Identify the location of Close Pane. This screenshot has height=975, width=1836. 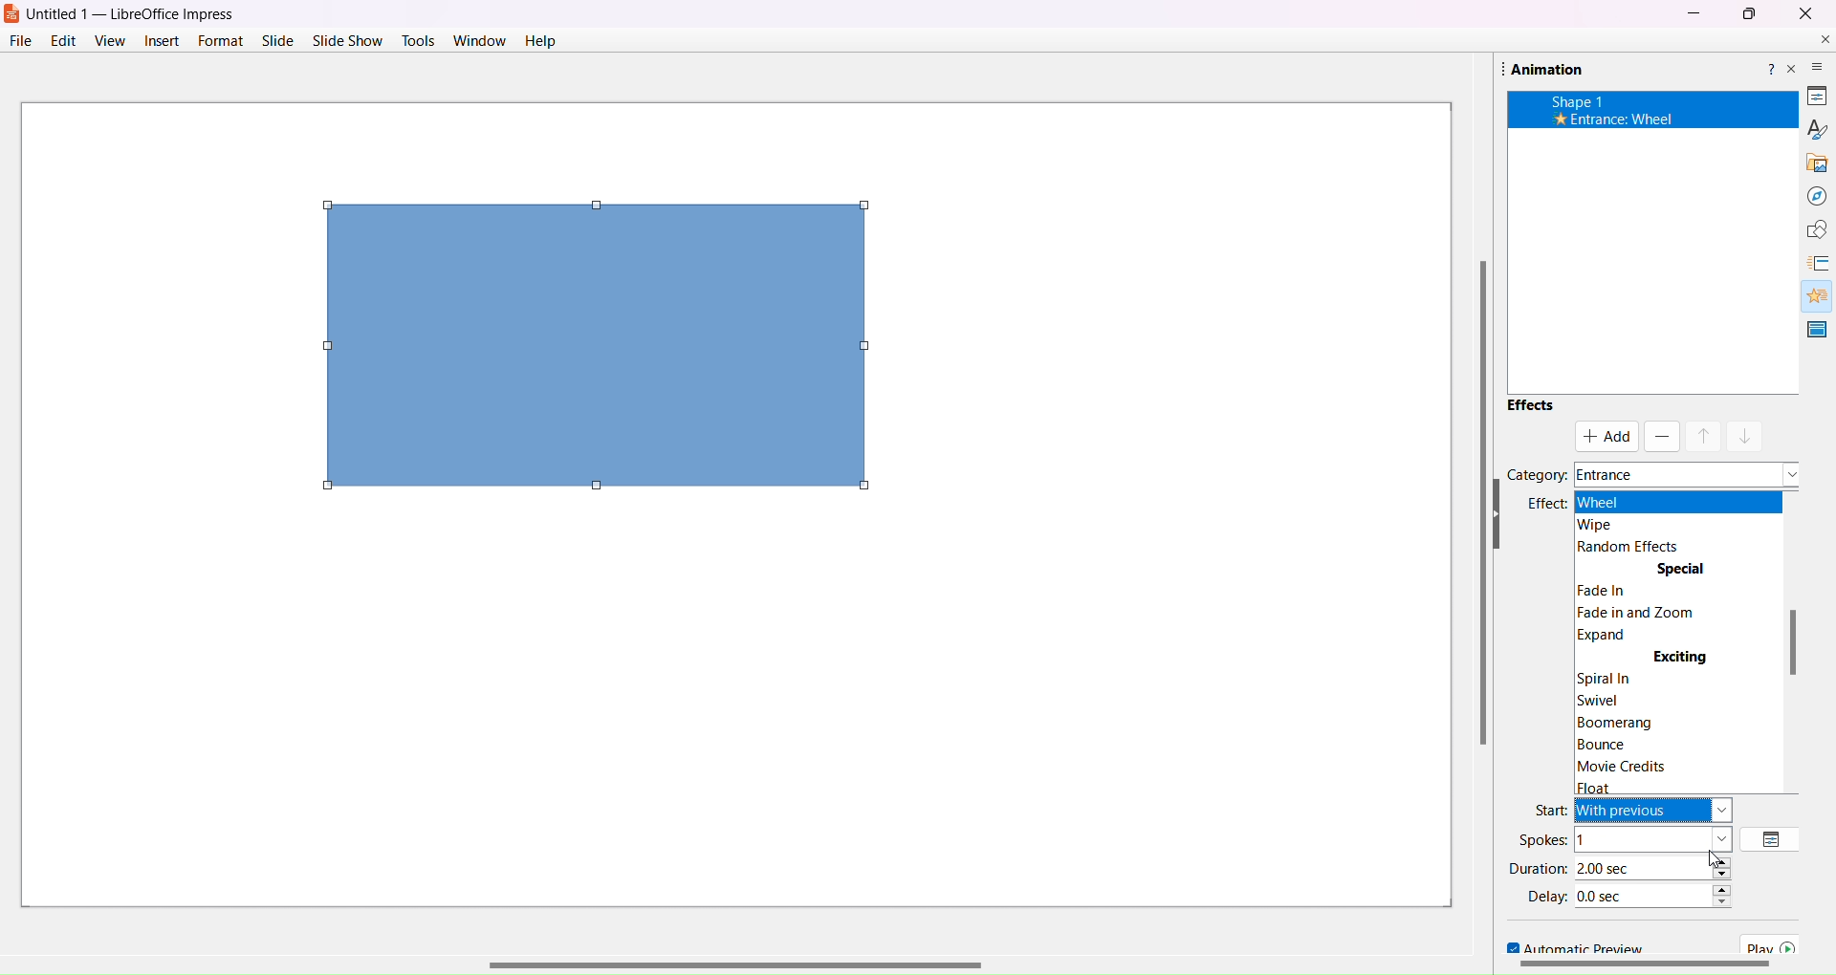
(1792, 70).